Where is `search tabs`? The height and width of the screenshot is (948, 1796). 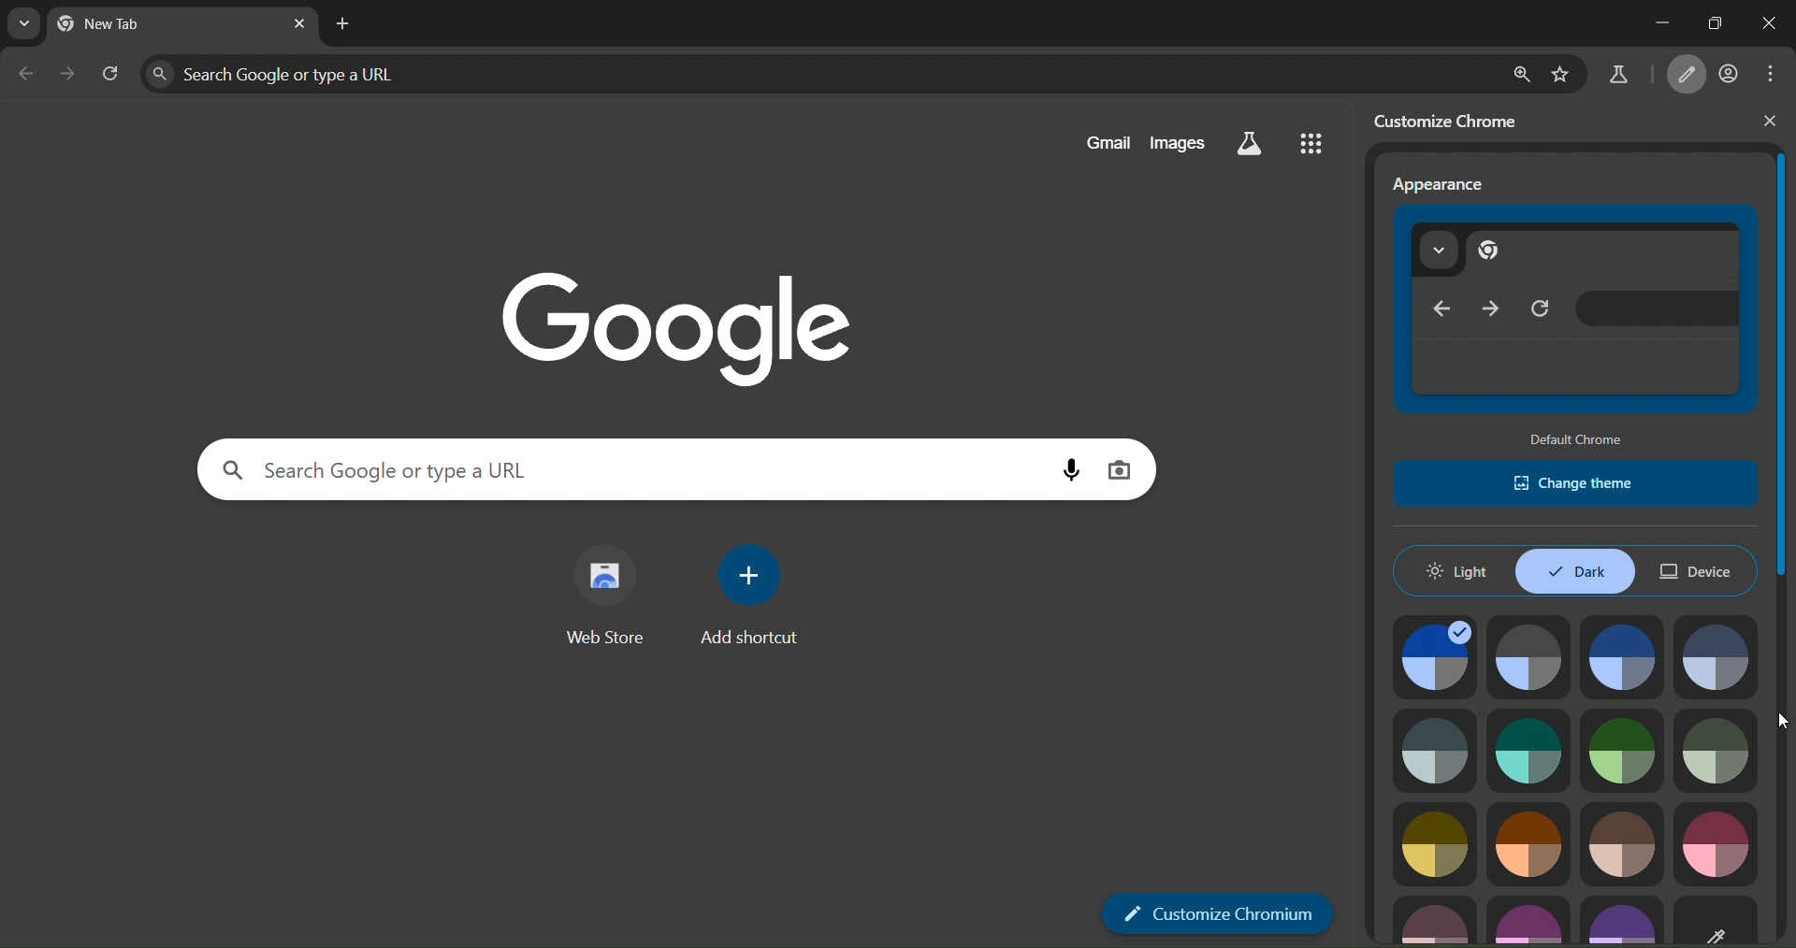 search tabs is located at coordinates (26, 25).